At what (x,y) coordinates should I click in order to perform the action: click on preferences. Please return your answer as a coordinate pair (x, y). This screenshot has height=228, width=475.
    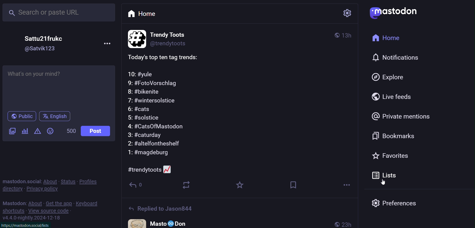
    Looking at the image, I should click on (394, 202).